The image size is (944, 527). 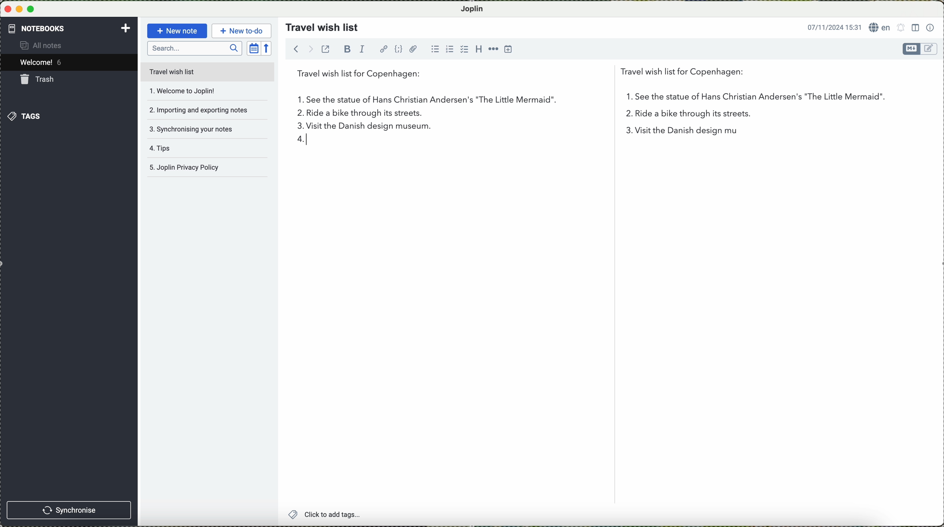 I want to click on Joplin, so click(x=476, y=8).